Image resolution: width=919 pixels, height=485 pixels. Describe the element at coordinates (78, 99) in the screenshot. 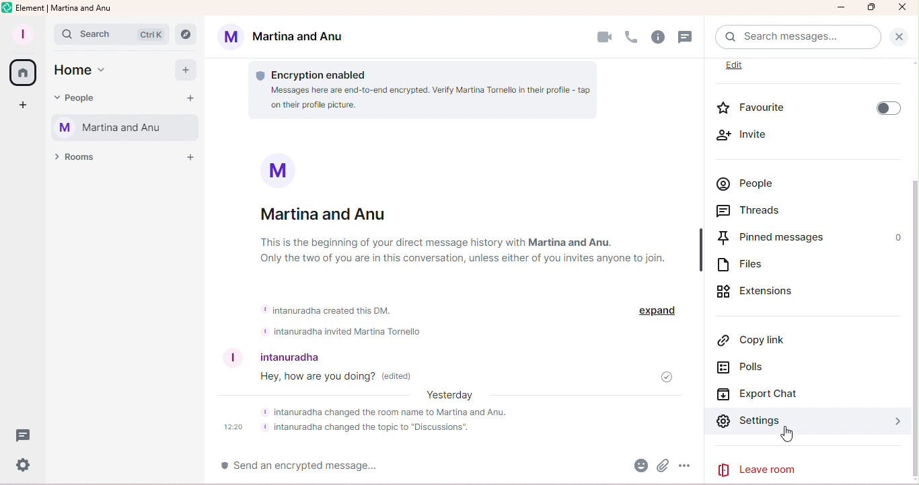

I see `People` at that location.